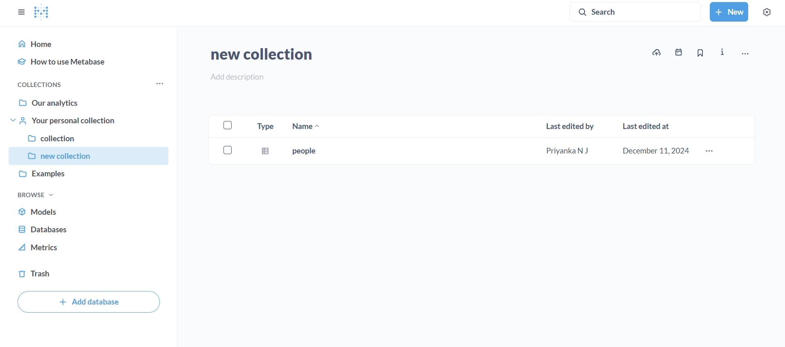  What do you see at coordinates (259, 53) in the screenshot?
I see `new collection` at bounding box center [259, 53].